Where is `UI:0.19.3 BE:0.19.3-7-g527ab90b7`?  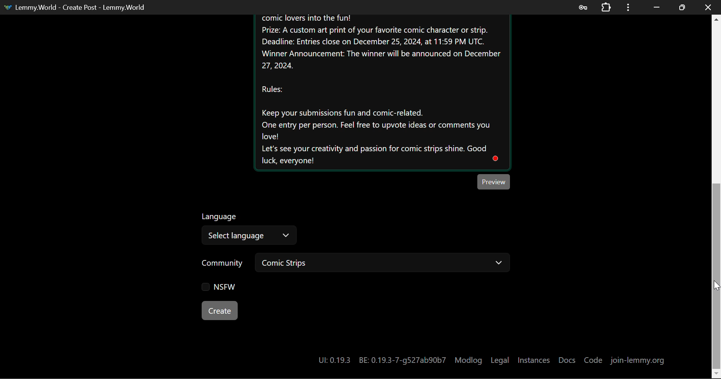
UI:0.19.3 BE:0.19.3-7-g527ab90b7 is located at coordinates (382, 360).